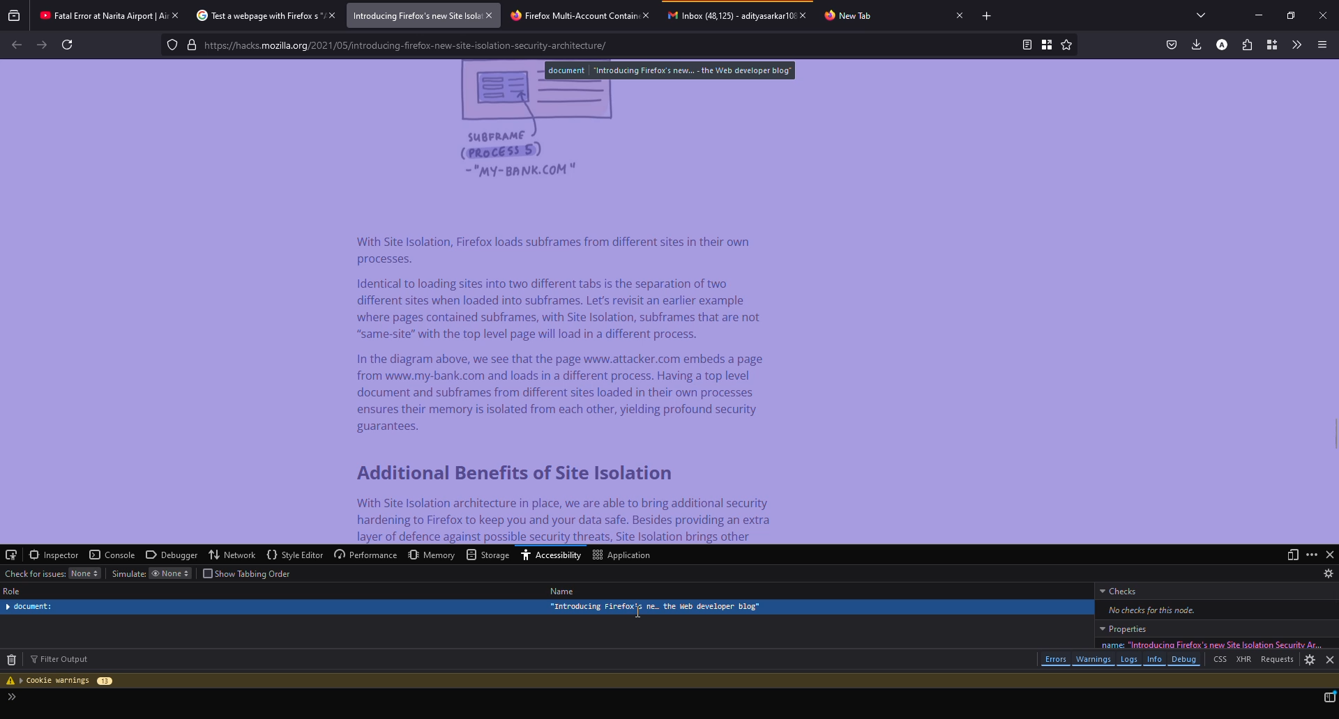  Describe the element at coordinates (412, 15) in the screenshot. I see `Introducing Firefox's new Site Isola` at that location.